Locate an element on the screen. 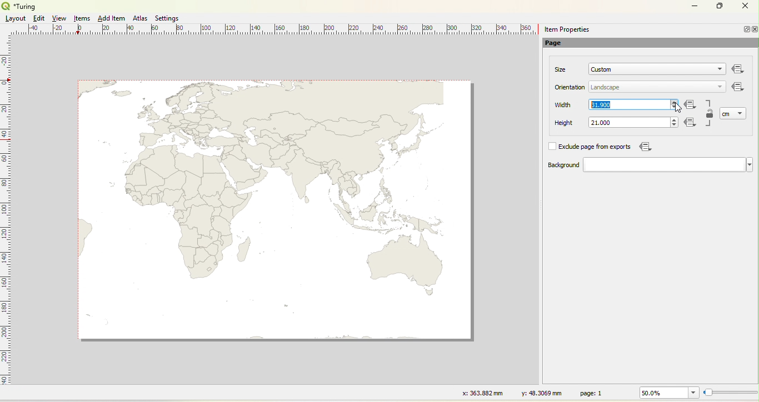  Landscape is located at coordinates (606, 88).